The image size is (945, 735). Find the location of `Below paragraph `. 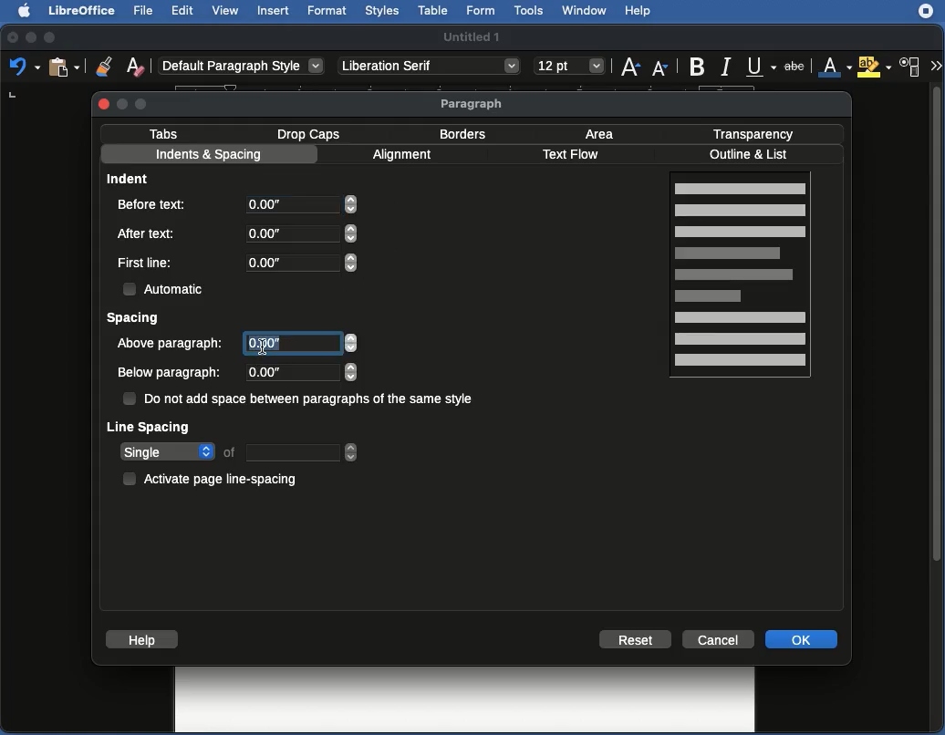

Below paragraph  is located at coordinates (170, 373).